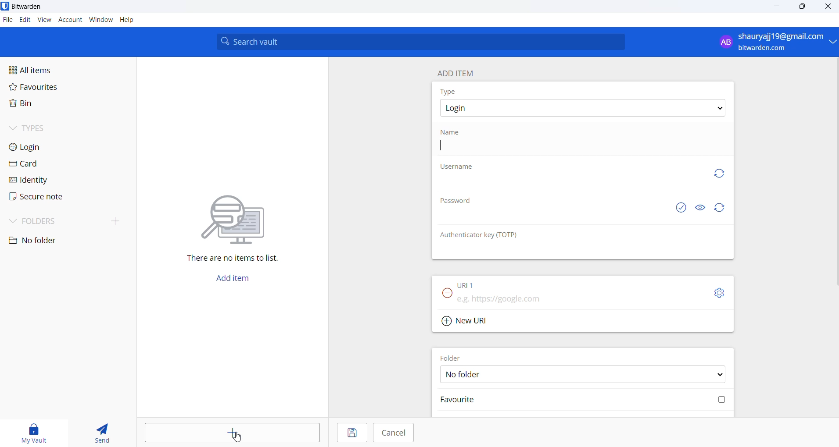 This screenshot has height=447, width=839. I want to click on my vault, so click(30, 432).